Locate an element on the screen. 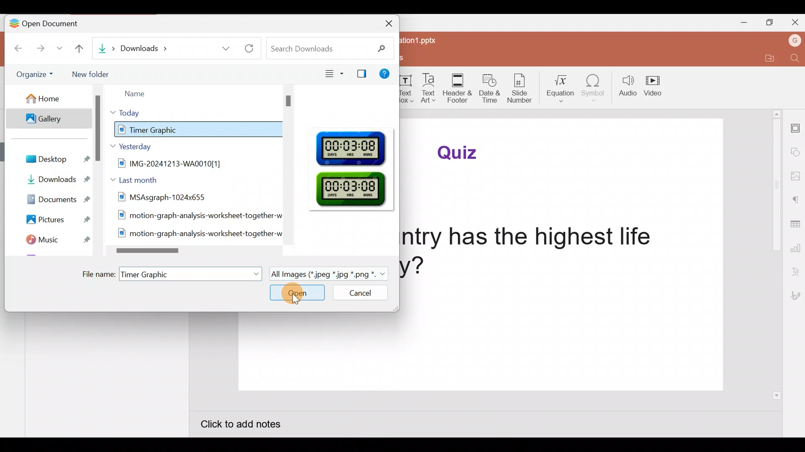 This screenshot has height=452, width=805. Chart settings is located at coordinates (795, 248).